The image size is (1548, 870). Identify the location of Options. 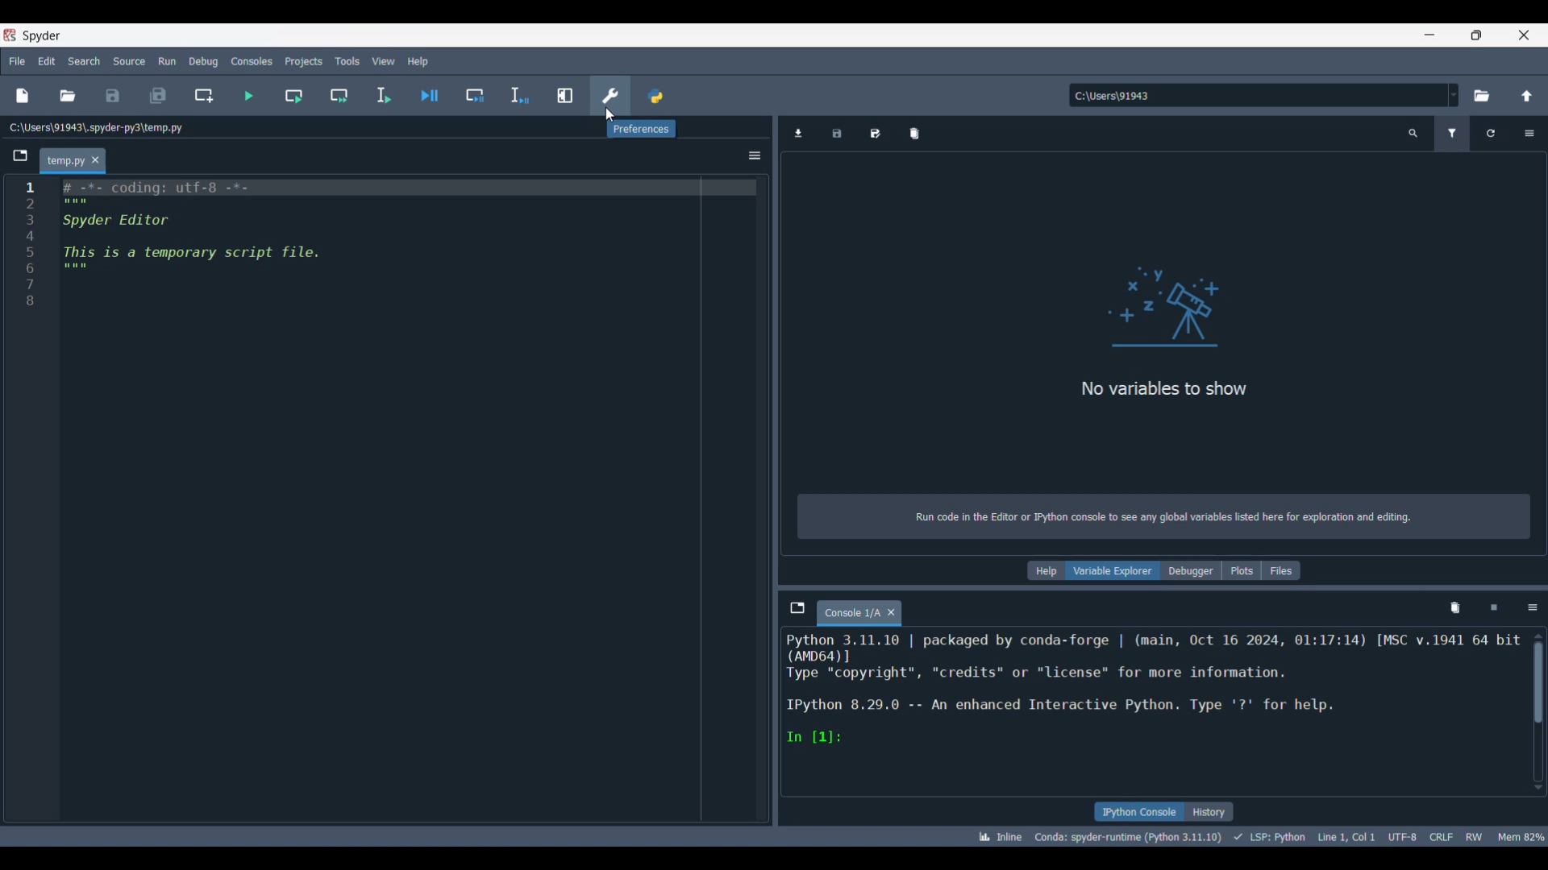
(1529, 134).